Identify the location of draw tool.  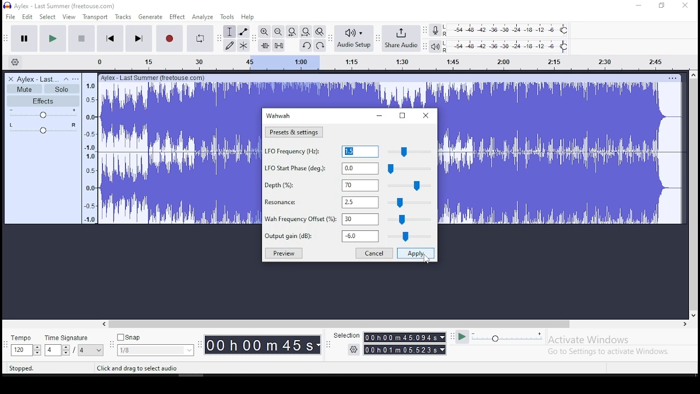
(229, 45).